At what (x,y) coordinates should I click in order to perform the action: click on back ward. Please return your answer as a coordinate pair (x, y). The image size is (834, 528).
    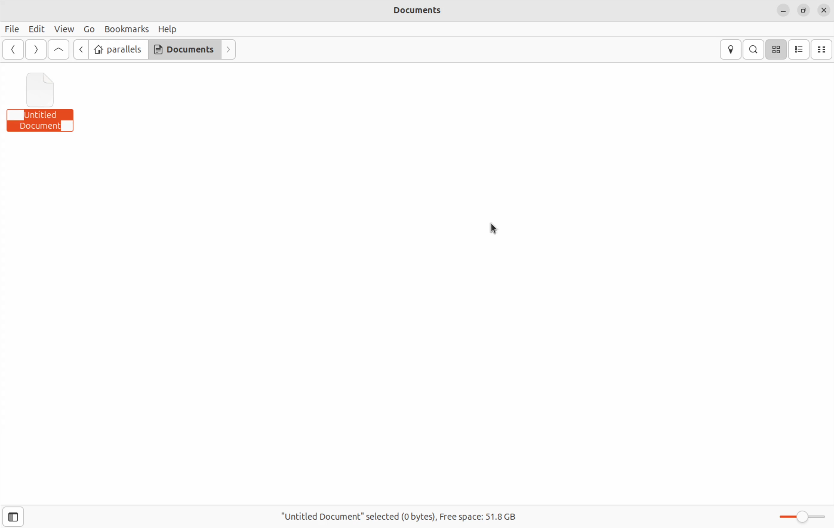
    Looking at the image, I should click on (14, 50).